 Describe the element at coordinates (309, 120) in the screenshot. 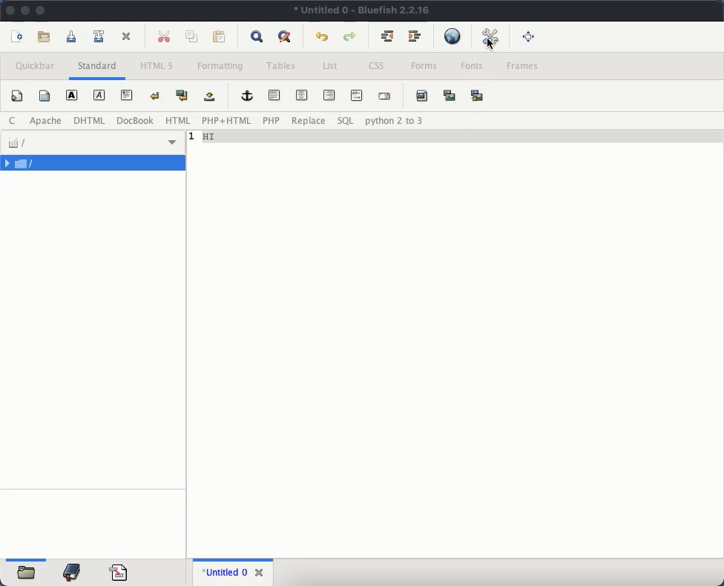

I see `replace` at that location.